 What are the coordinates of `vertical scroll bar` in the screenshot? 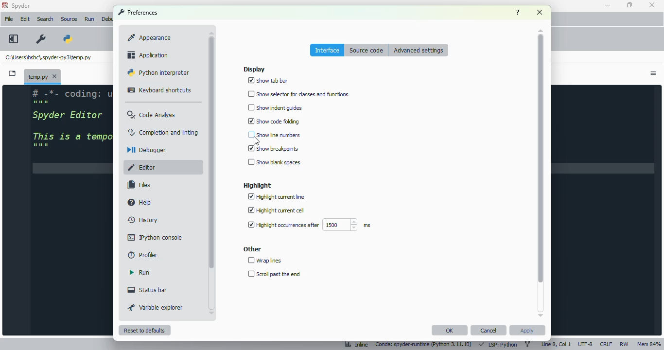 It's located at (541, 158).